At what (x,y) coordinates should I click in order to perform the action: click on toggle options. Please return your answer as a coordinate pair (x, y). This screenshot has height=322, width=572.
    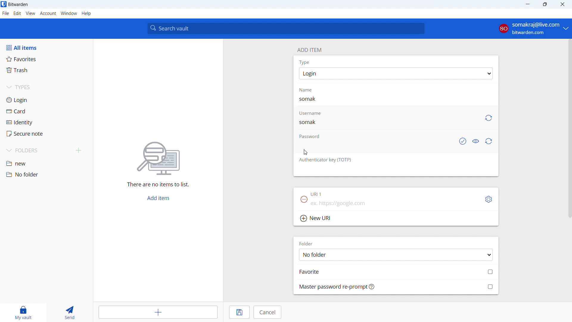
    Looking at the image, I should click on (489, 199).